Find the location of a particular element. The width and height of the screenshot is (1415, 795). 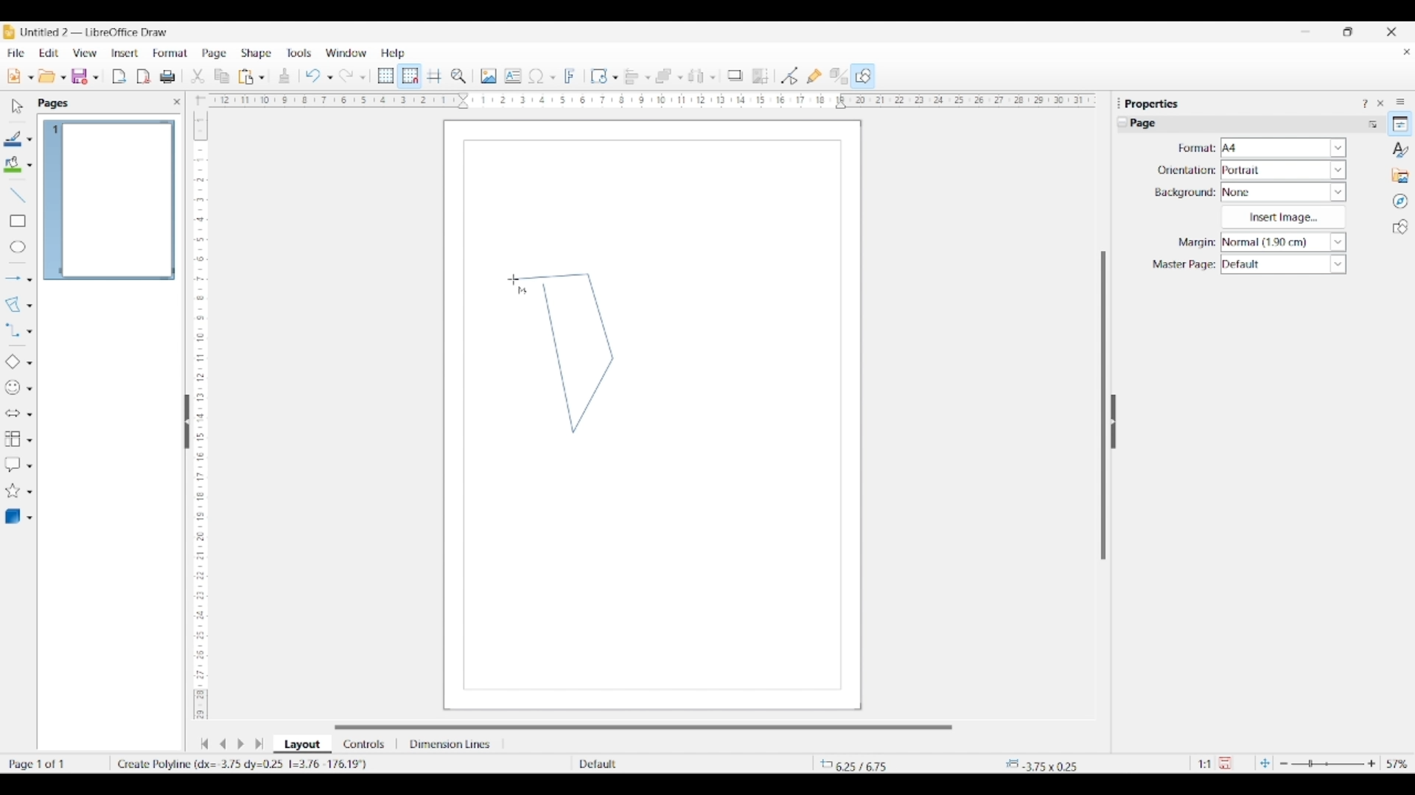

Selected copy options is located at coordinates (198, 77).